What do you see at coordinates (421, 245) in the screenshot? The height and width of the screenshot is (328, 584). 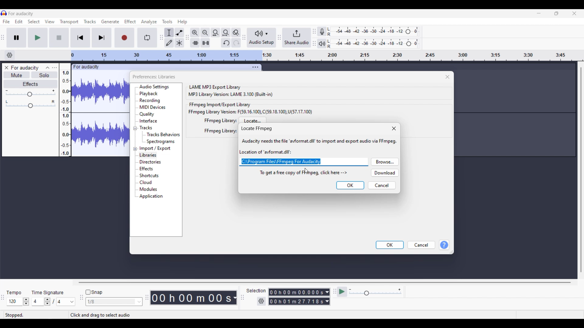 I see `Cancel` at bounding box center [421, 245].